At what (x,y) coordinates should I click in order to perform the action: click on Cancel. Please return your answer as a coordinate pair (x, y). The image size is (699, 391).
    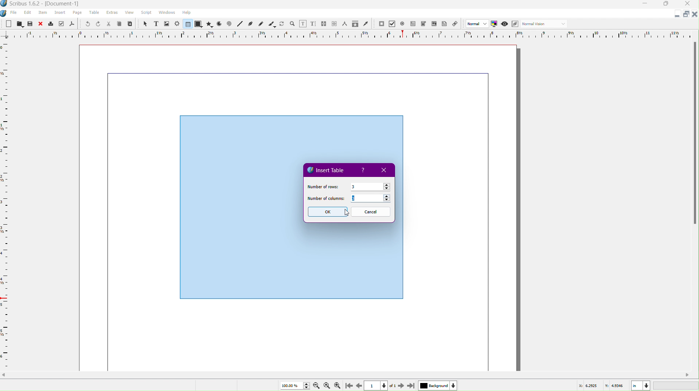
    Looking at the image, I should click on (371, 212).